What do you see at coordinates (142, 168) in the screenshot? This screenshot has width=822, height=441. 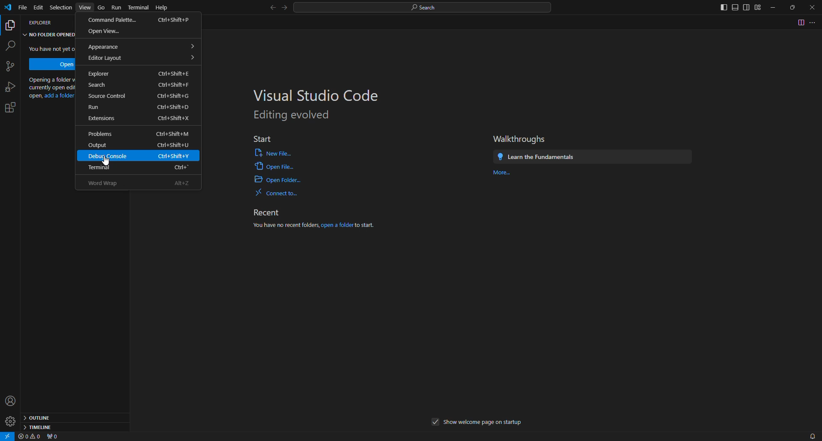 I see `Terminal` at bounding box center [142, 168].